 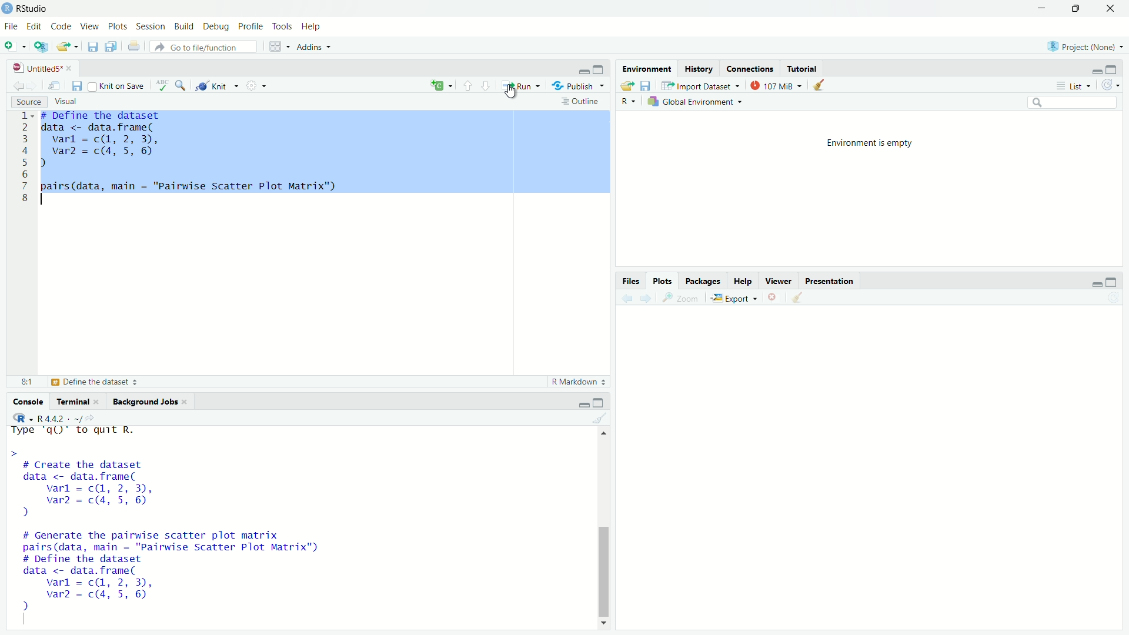 What do you see at coordinates (517, 94) in the screenshot?
I see `cursor` at bounding box center [517, 94].